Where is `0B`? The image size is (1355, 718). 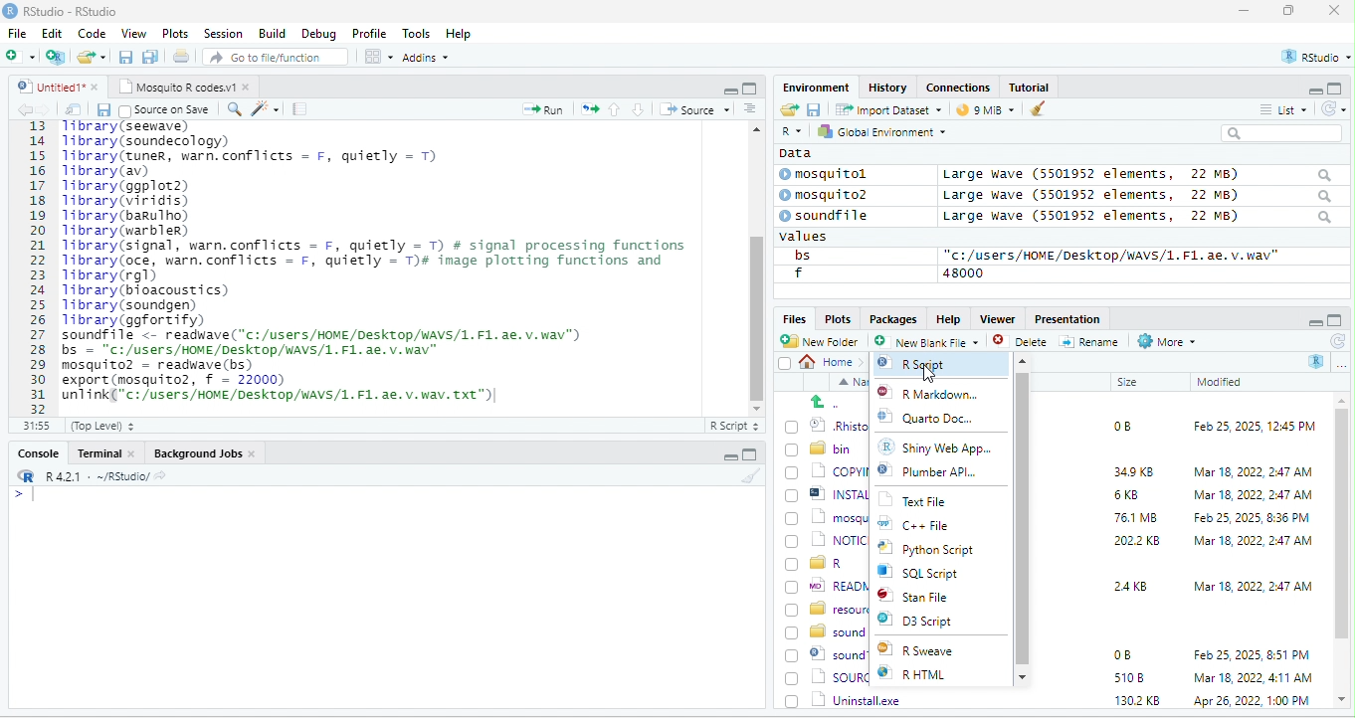 0B is located at coordinates (1115, 424).